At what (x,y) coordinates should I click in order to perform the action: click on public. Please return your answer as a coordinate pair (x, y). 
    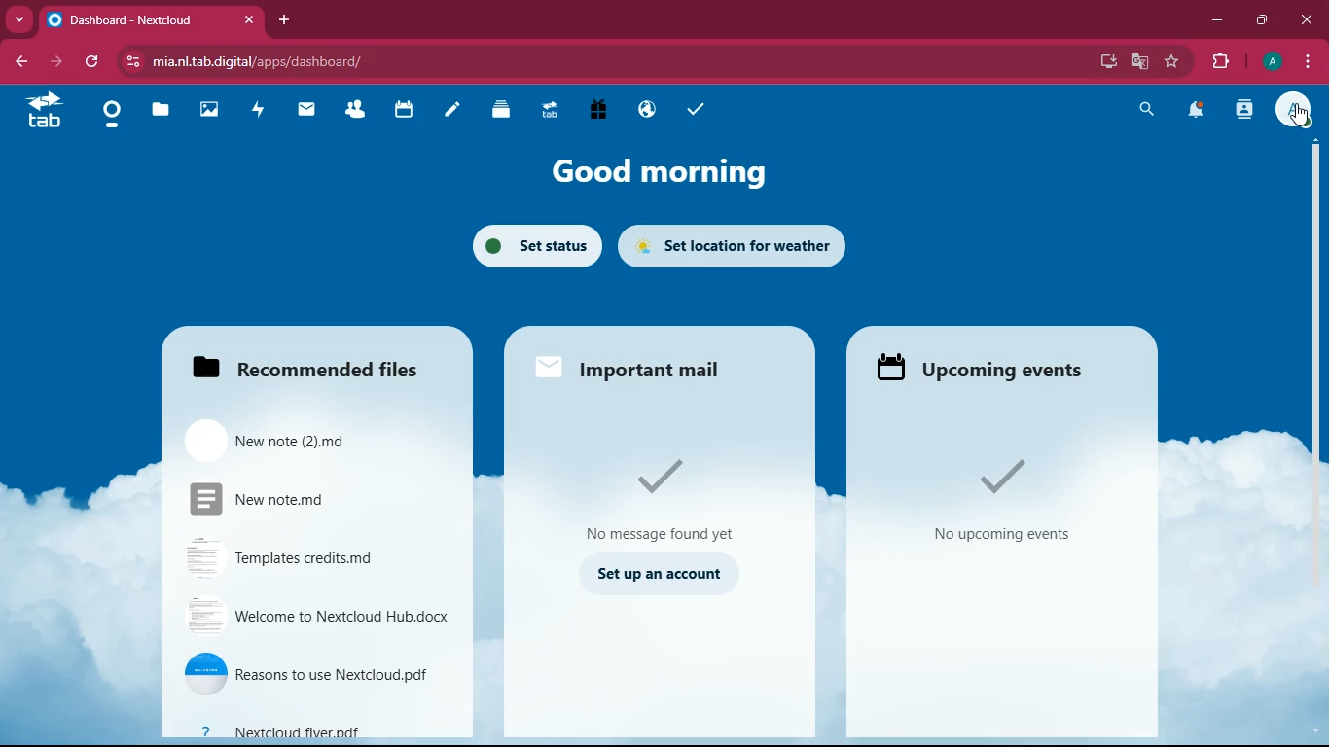
    Looking at the image, I should click on (645, 113).